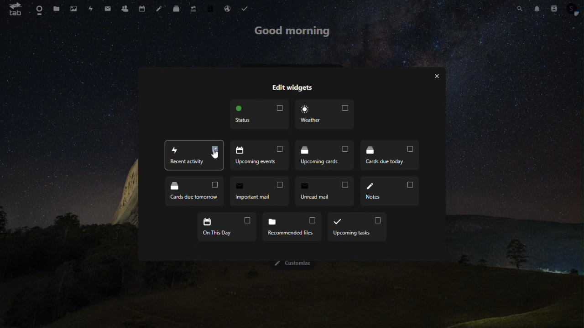  I want to click on search, so click(519, 8).